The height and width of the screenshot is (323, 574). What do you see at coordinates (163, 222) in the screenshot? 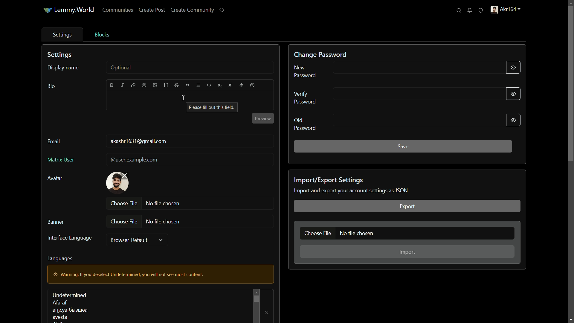
I see `no file chosen` at bounding box center [163, 222].